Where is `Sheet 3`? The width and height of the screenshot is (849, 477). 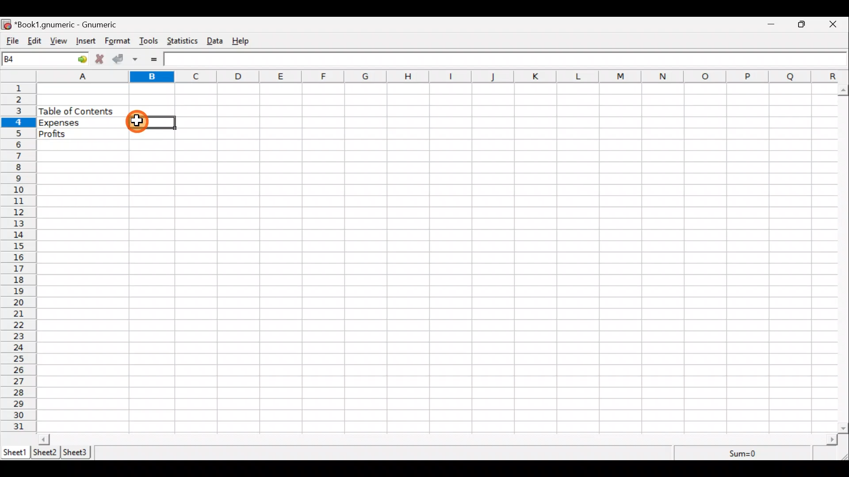 Sheet 3 is located at coordinates (77, 452).